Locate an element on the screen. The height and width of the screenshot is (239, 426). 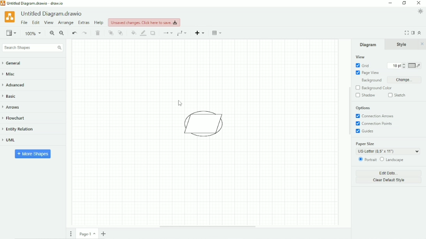
UML is located at coordinates (12, 141).